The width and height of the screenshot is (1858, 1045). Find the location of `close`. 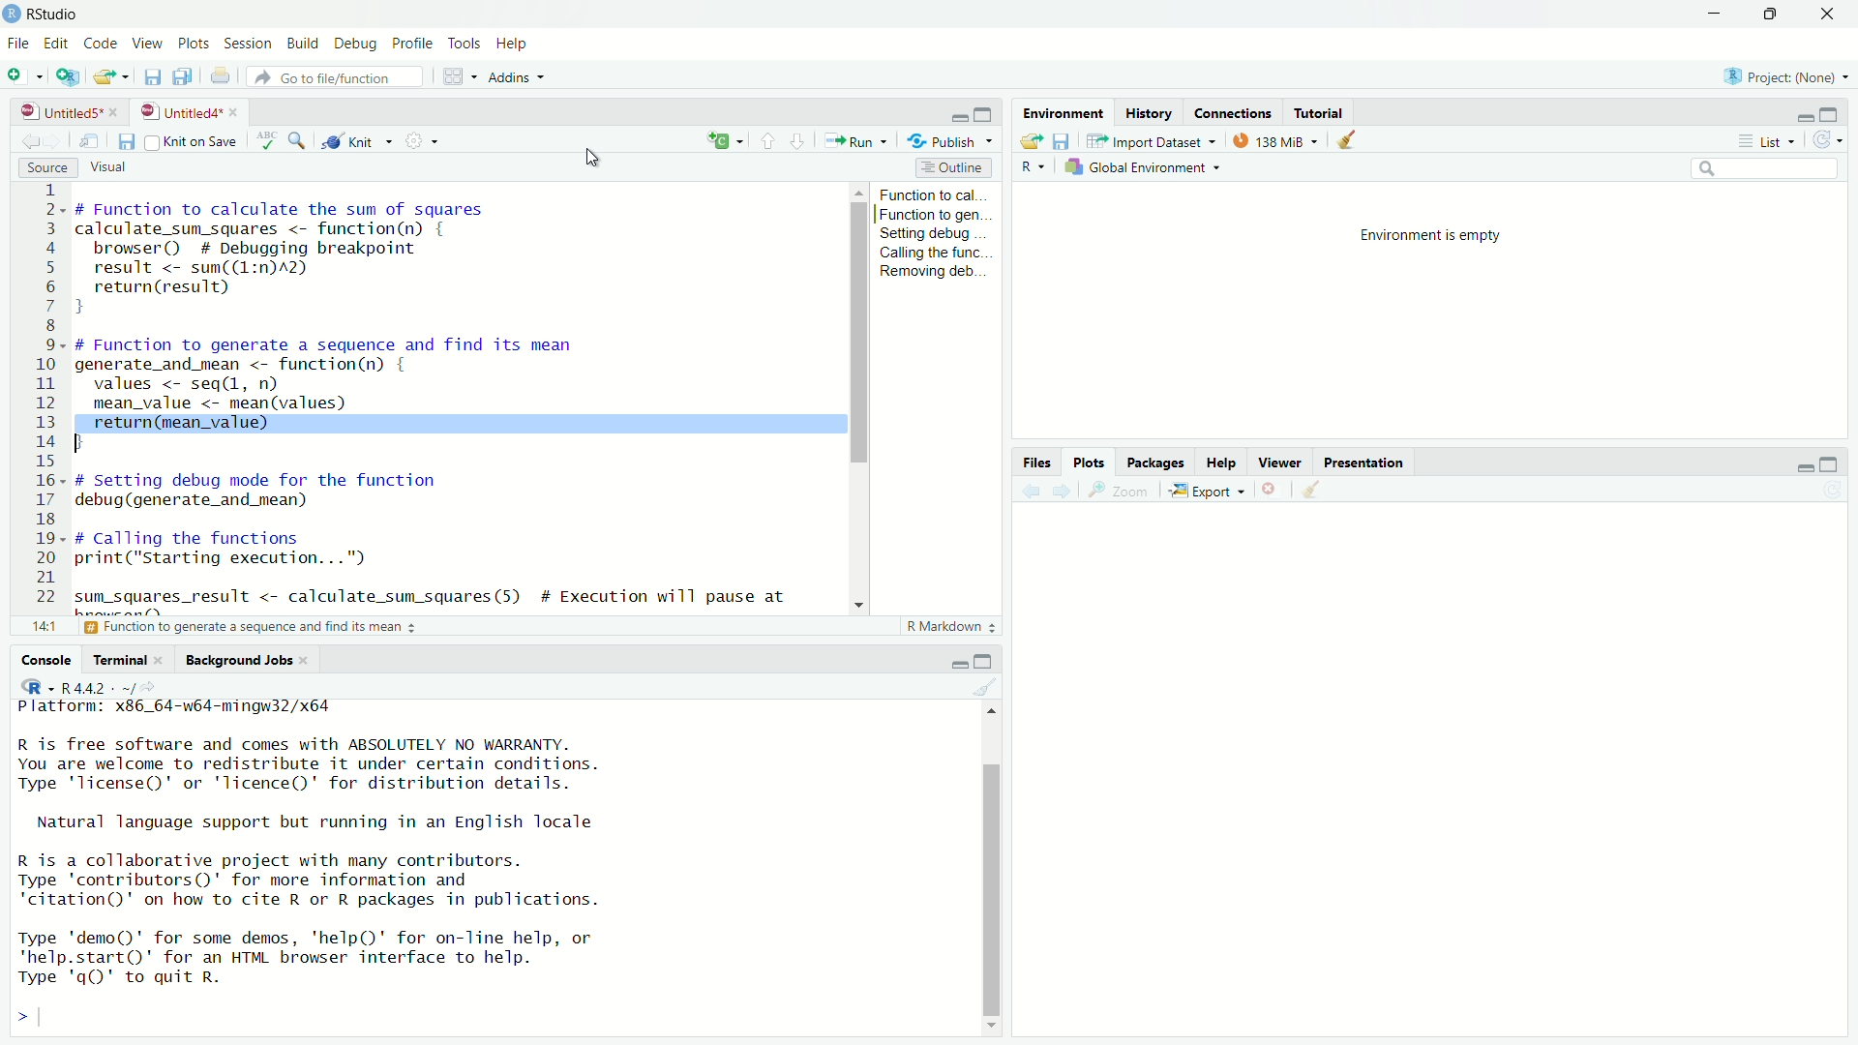

close is located at coordinates (311, 661).